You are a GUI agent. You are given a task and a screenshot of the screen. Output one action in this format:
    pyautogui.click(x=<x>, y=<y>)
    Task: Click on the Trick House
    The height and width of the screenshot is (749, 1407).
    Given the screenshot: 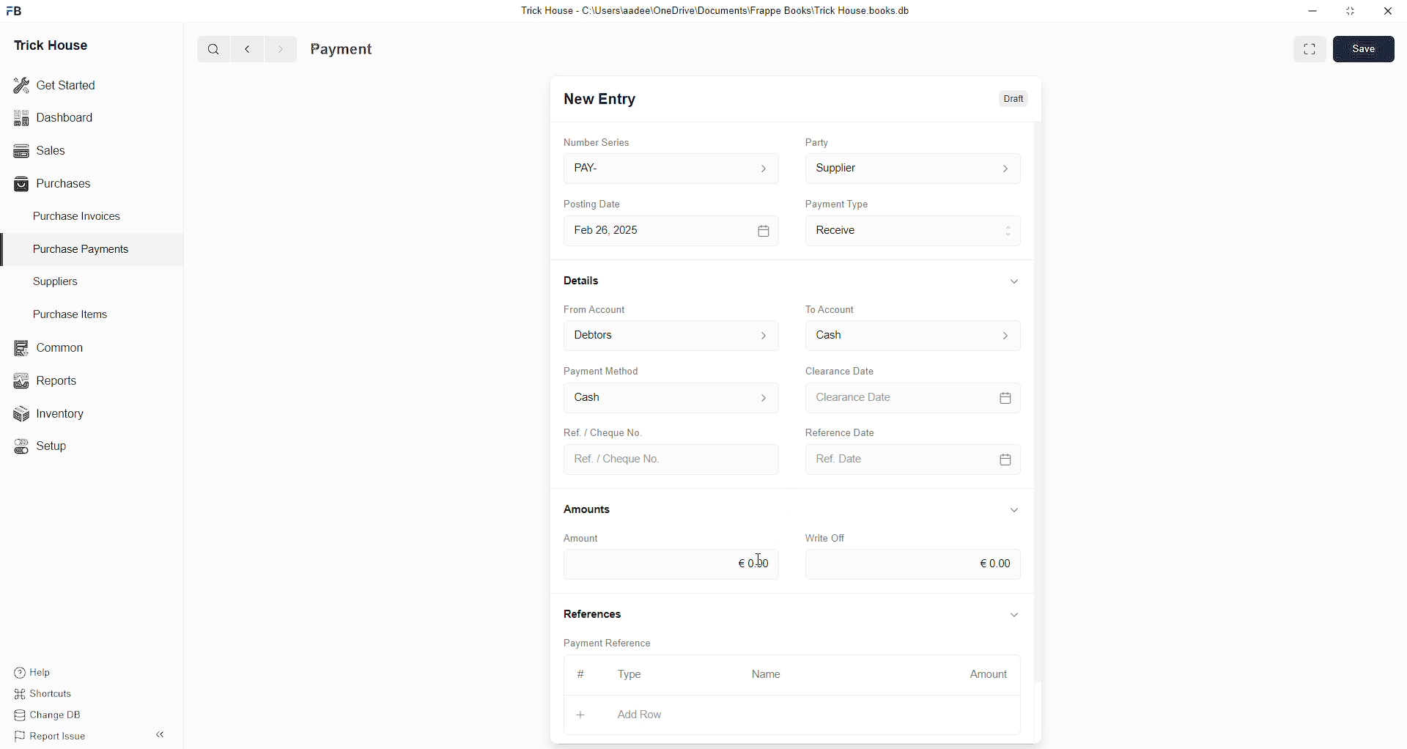 What is the action you would take?
    pyautogui.click(x=53, y=43)
    